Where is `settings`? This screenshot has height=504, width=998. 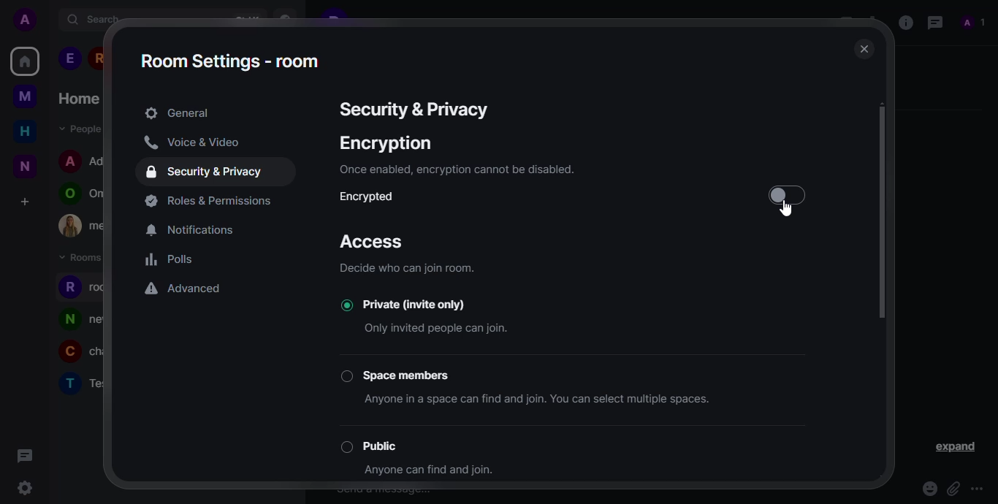
settings is located at coordinates (25, 487).